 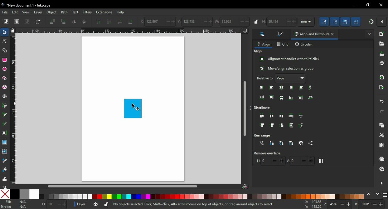 I want to click on calligraphy tool, so click(x=5, y=123).